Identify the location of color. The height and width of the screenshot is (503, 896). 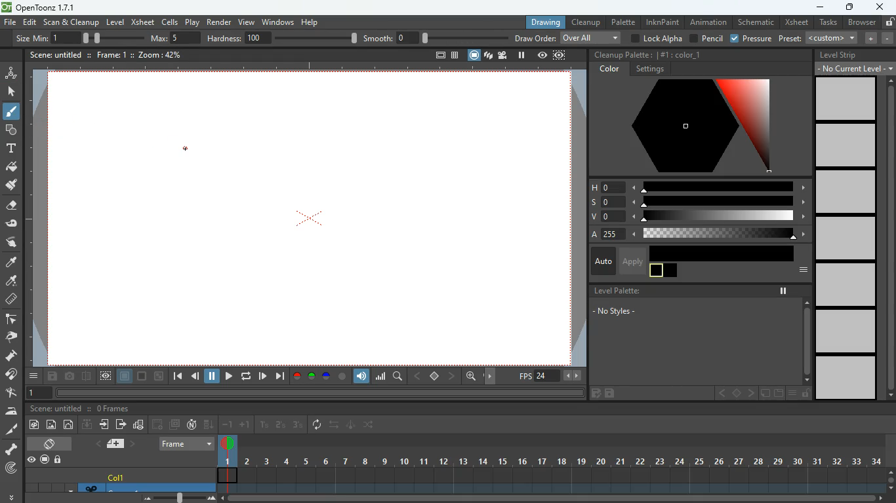
(143, 377).